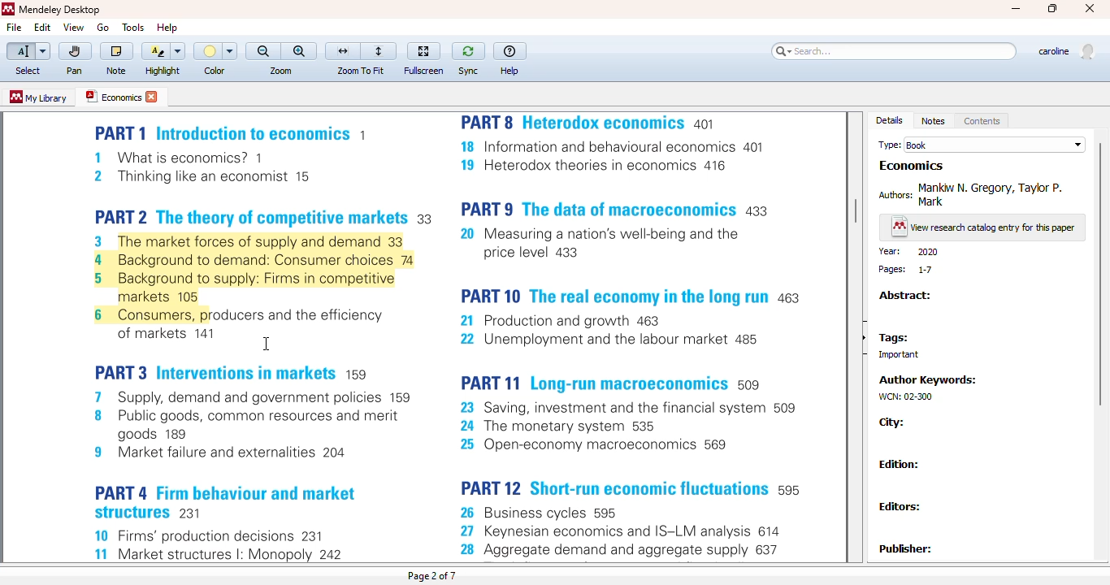 The height and width of the screenshot is (585, 1110). What do you see at coordinates (469, 52) in the screenshot?
I see `sync` at bounding box center [469, 52].